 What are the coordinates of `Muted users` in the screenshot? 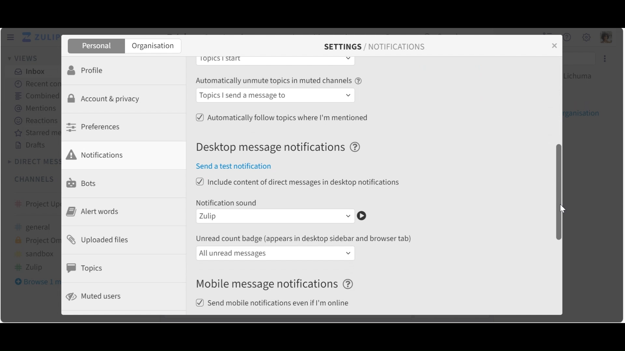 It's located at (95, 296).